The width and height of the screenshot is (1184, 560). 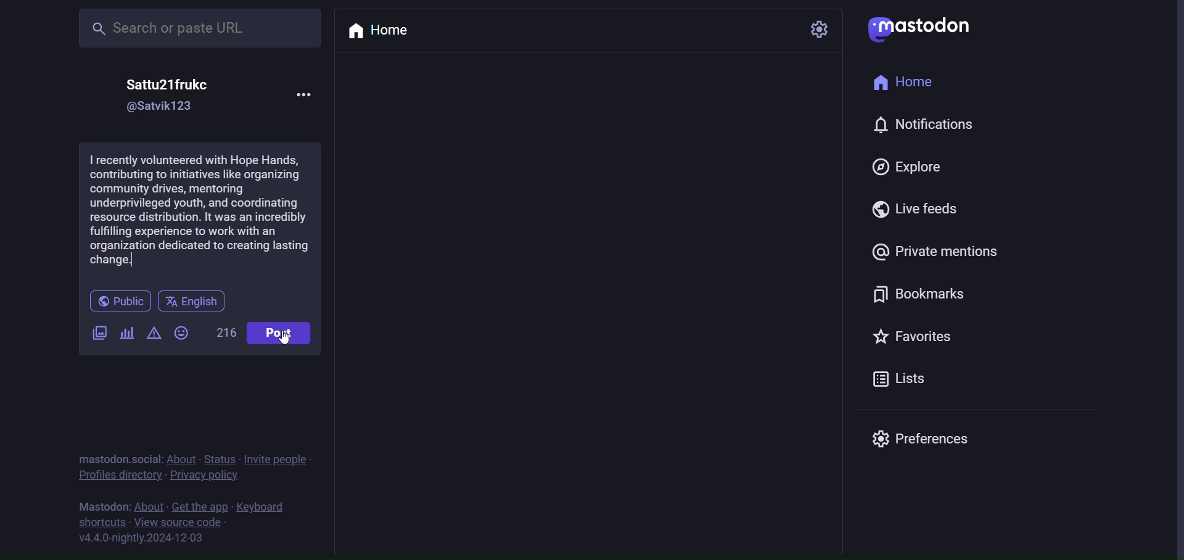 What do you see at coordinates (915, 336) in the screenshot?
I see `favorites` at bounding box center [915, 336].